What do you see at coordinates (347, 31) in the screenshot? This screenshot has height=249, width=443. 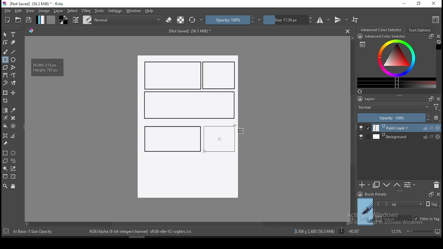 I see `Close` at bounding box center [347, 31].